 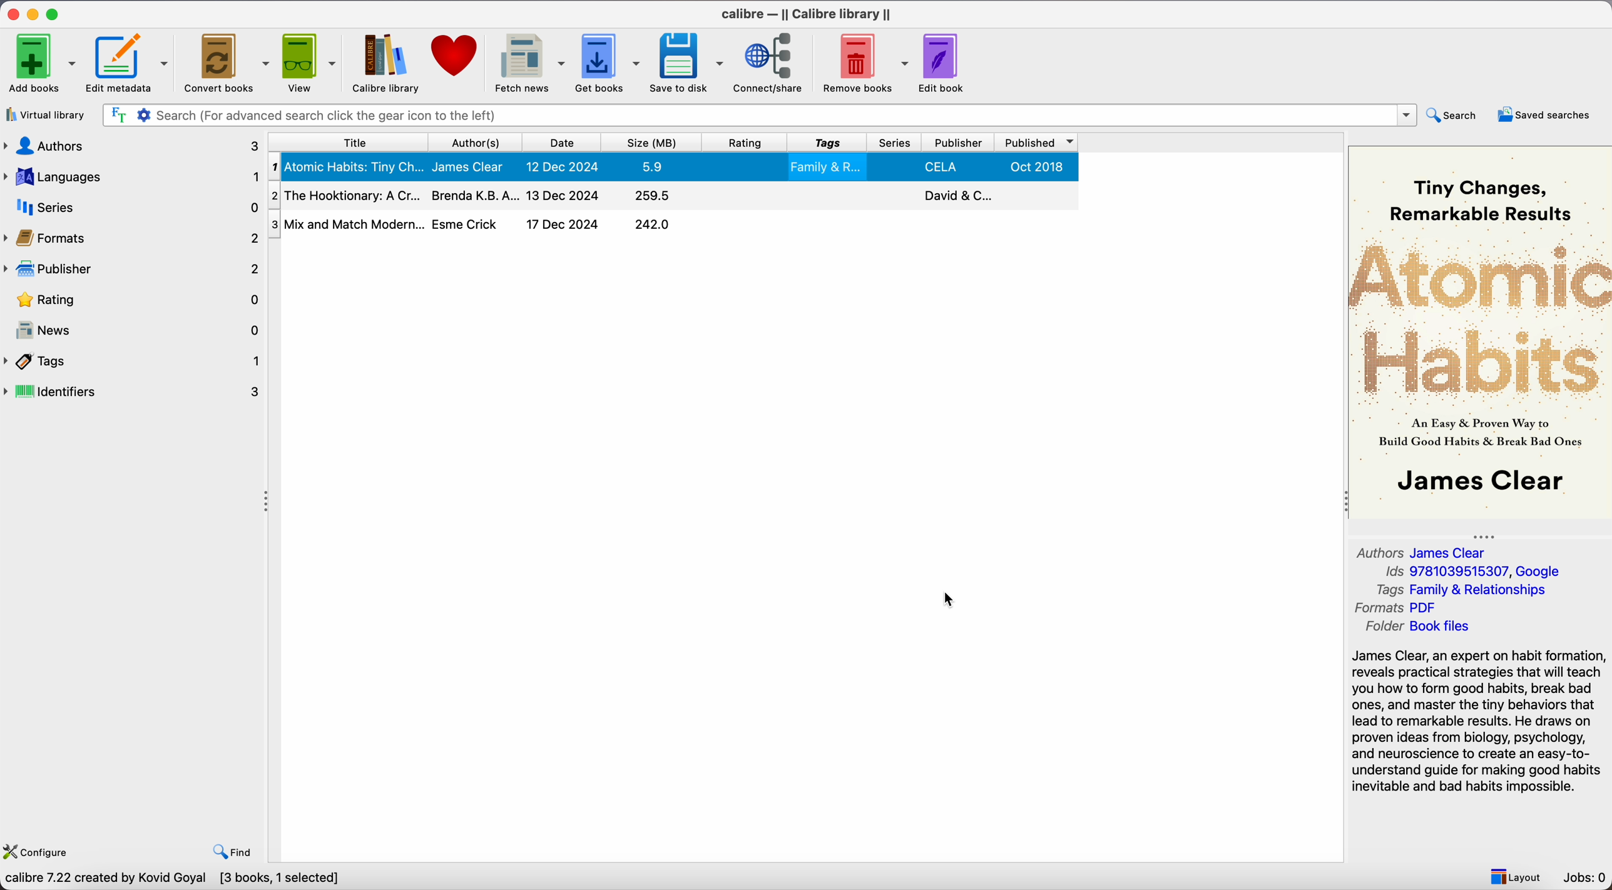 What do you see at coordinates (173, 882) in the screenshot?
I see `Calibre 7.22 created by Kovid Goyal [3 books, 1 selected]` at bounding box center [173, 882].